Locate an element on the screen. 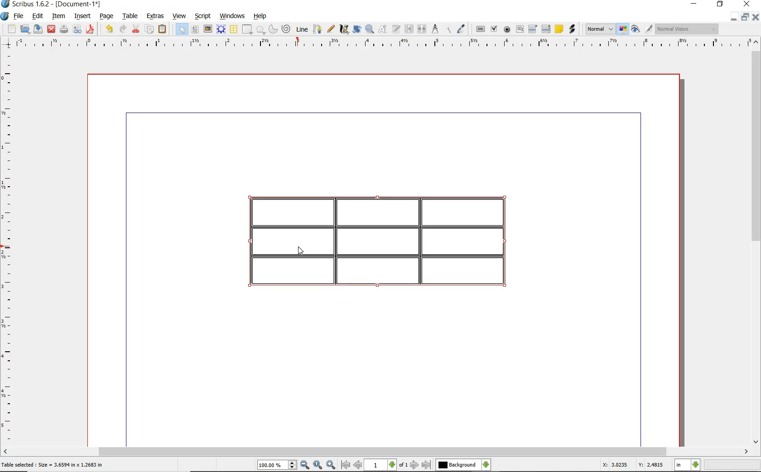 This screenshot has width=761, height=472. zoom factor is located at coordinates (732, 466).